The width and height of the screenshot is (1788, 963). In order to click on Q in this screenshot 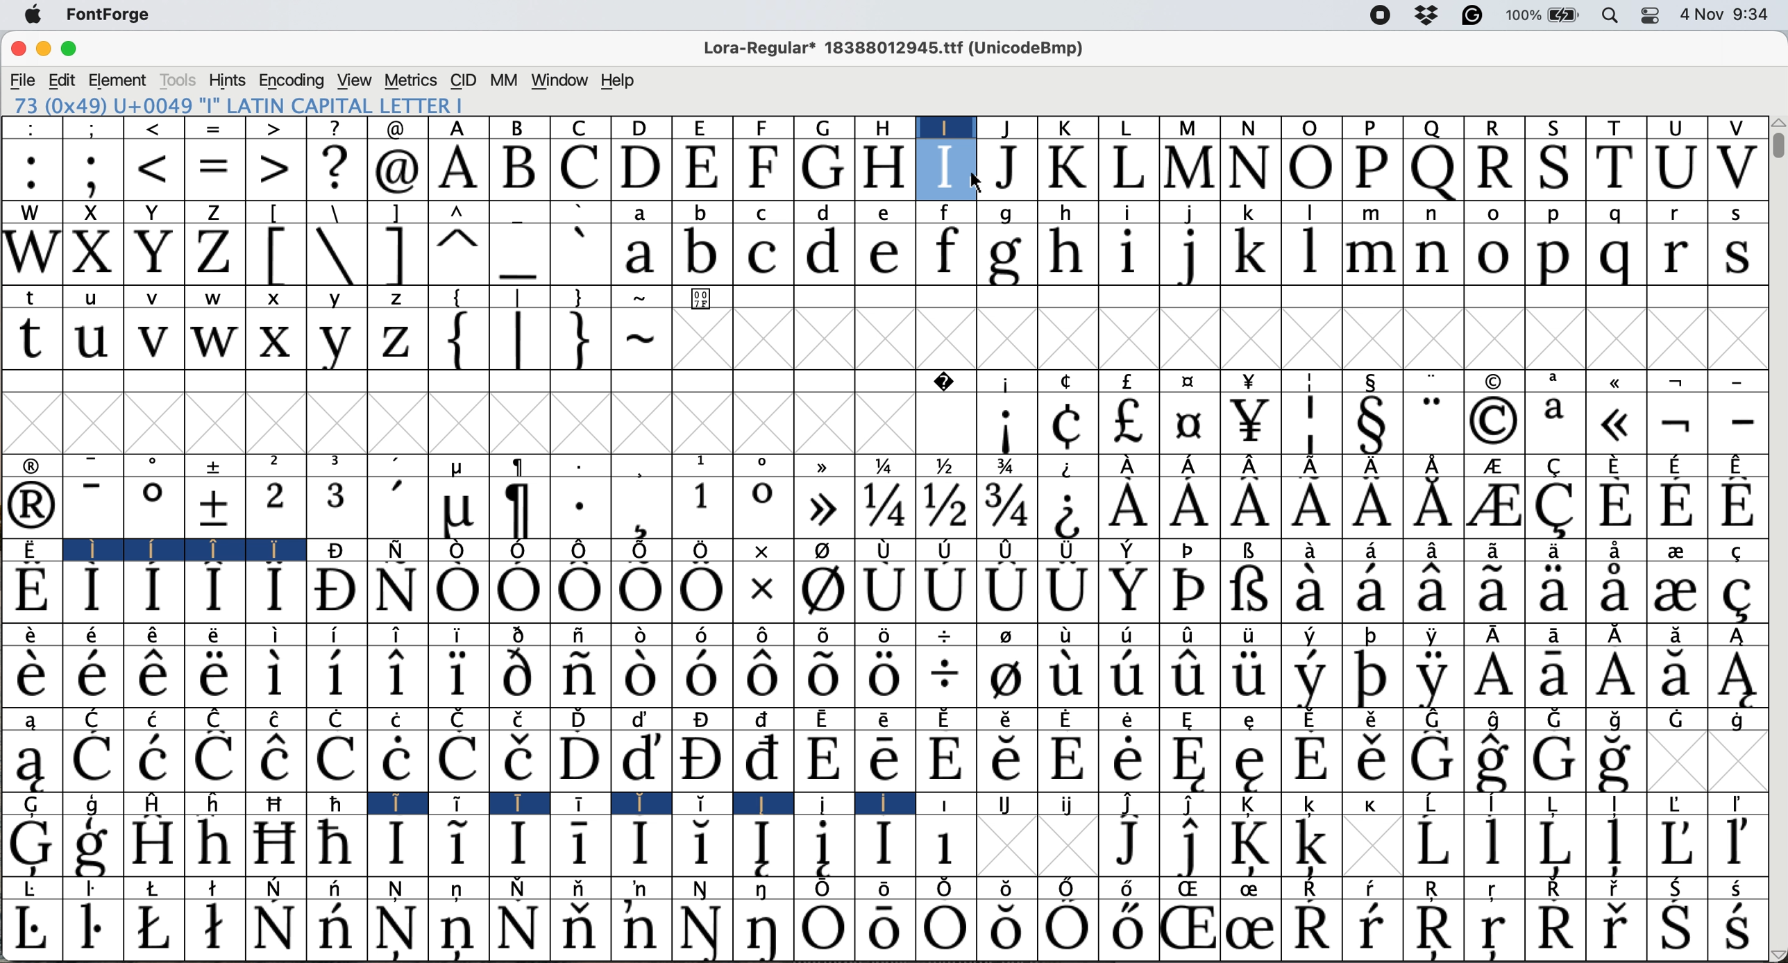, I will do `click(1432, 127)`.